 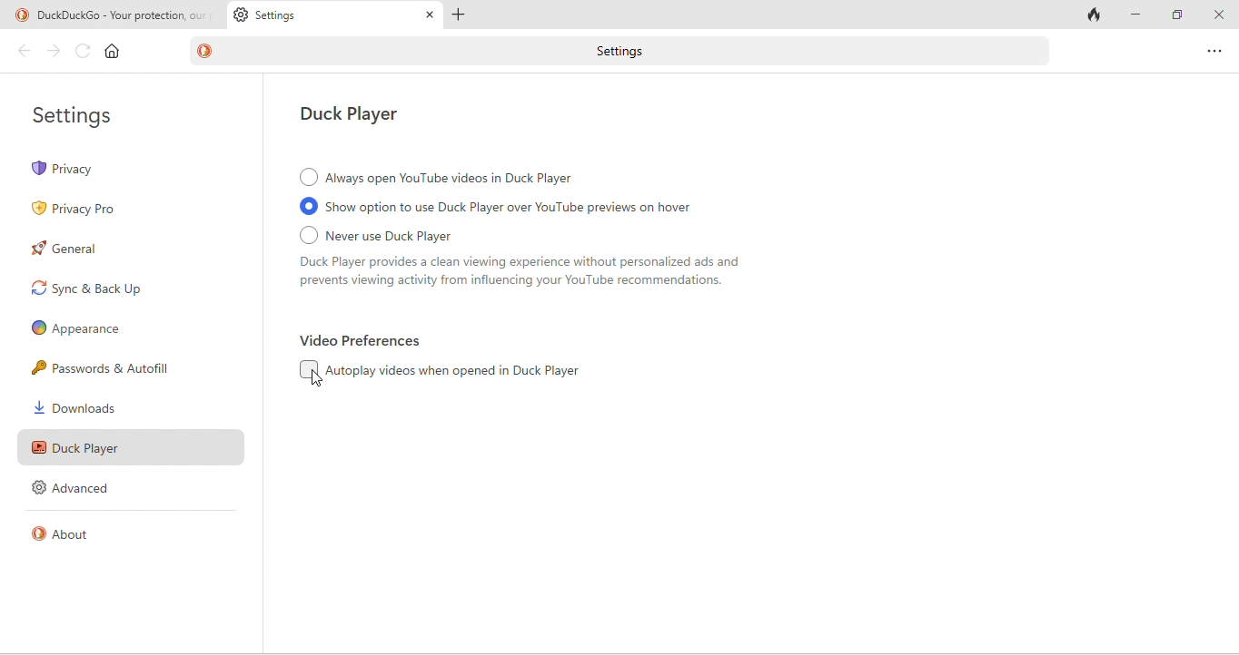 What do you see at coordinates (441, 177) in the screenshot?
I see `always open youtube videos on duckduckgo` at bounding box center [441, 177].